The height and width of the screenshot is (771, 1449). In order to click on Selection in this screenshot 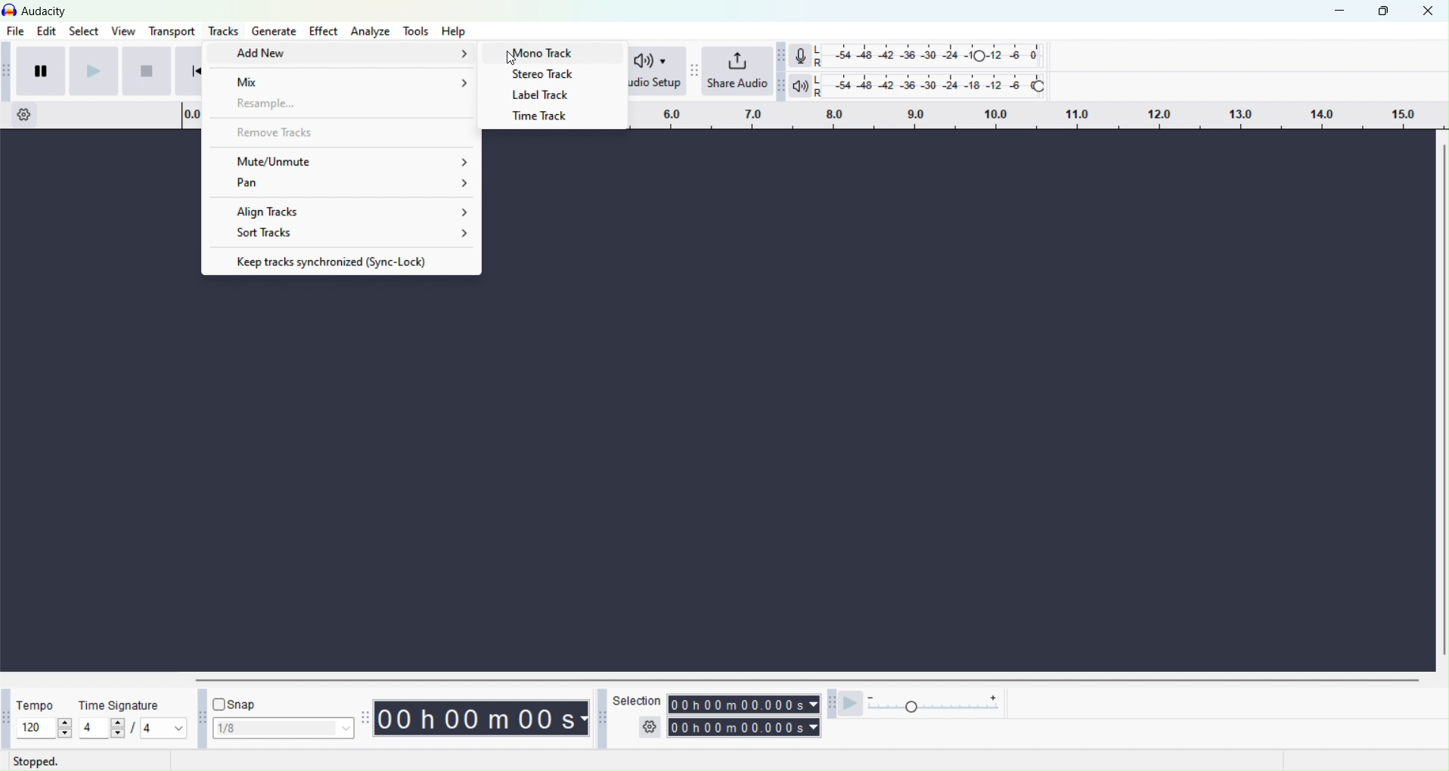, I will do `click(638, 713)`.